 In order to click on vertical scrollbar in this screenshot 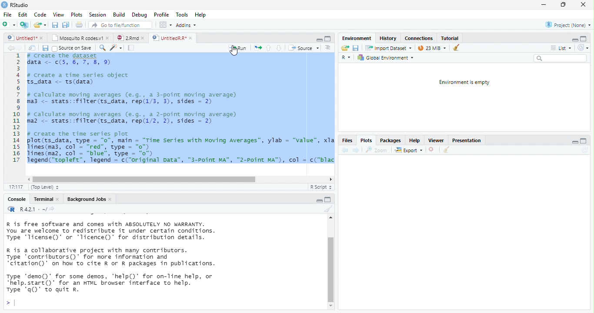, I will do `click(331, 269)`.